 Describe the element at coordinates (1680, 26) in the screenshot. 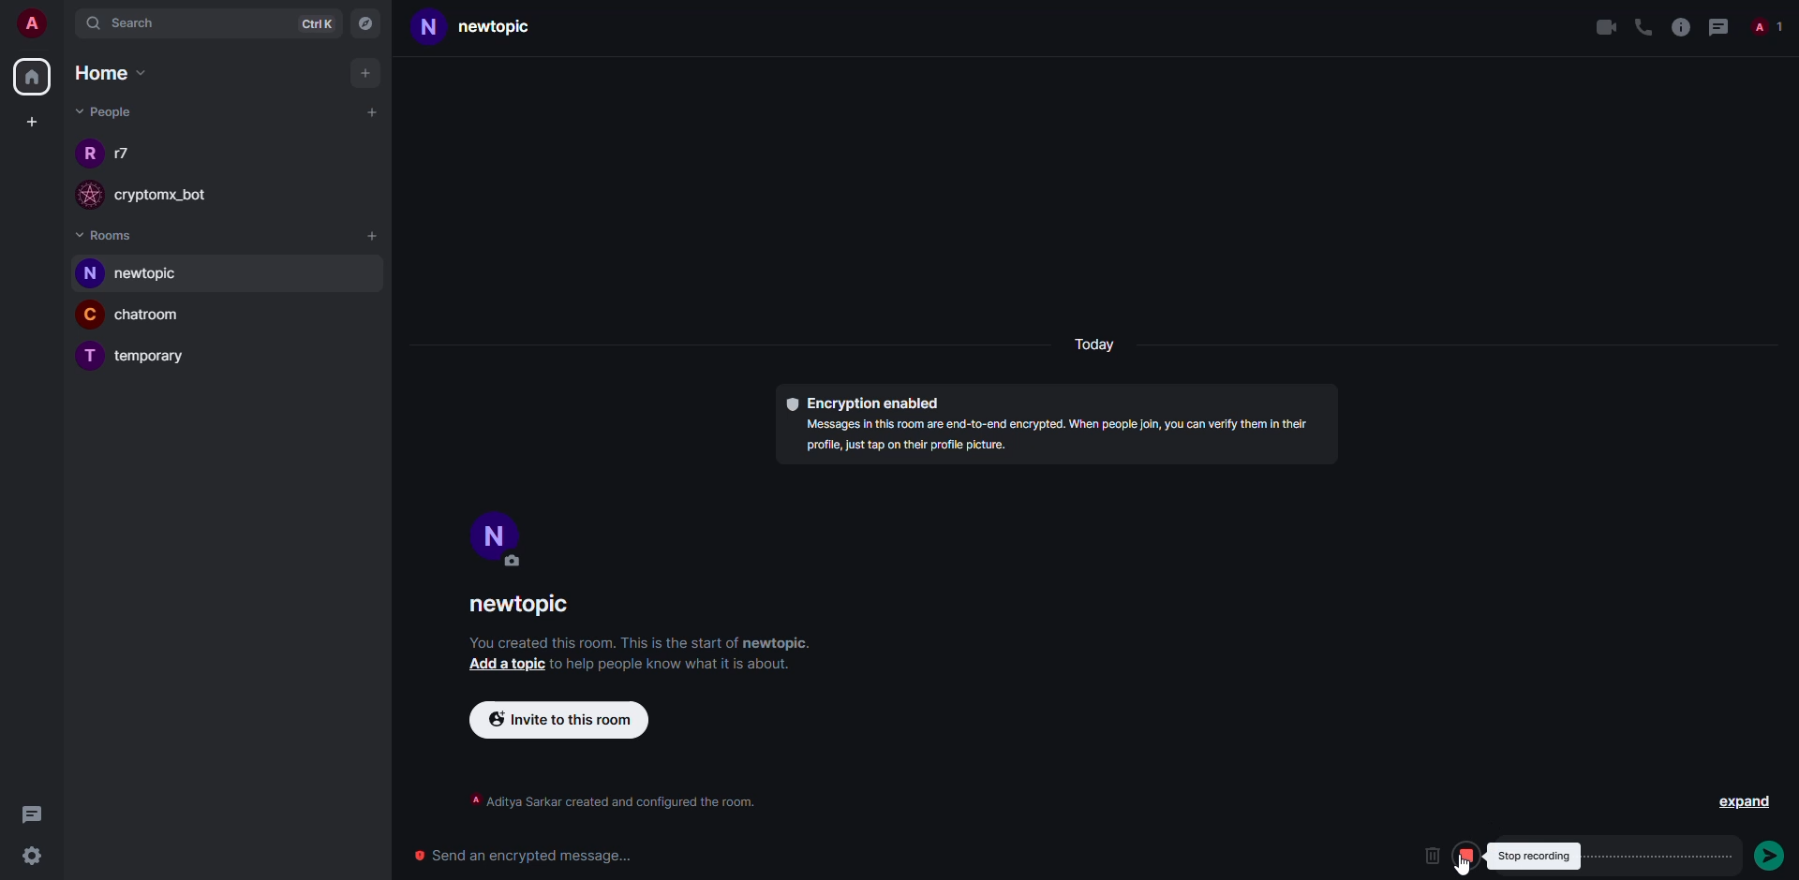

I see `info` at that location.